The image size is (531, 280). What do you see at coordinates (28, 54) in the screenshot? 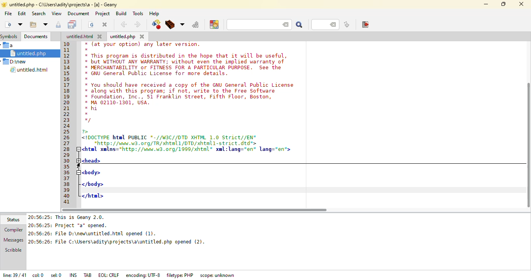
I see `untitled.php` at bounding box center [28, 54].